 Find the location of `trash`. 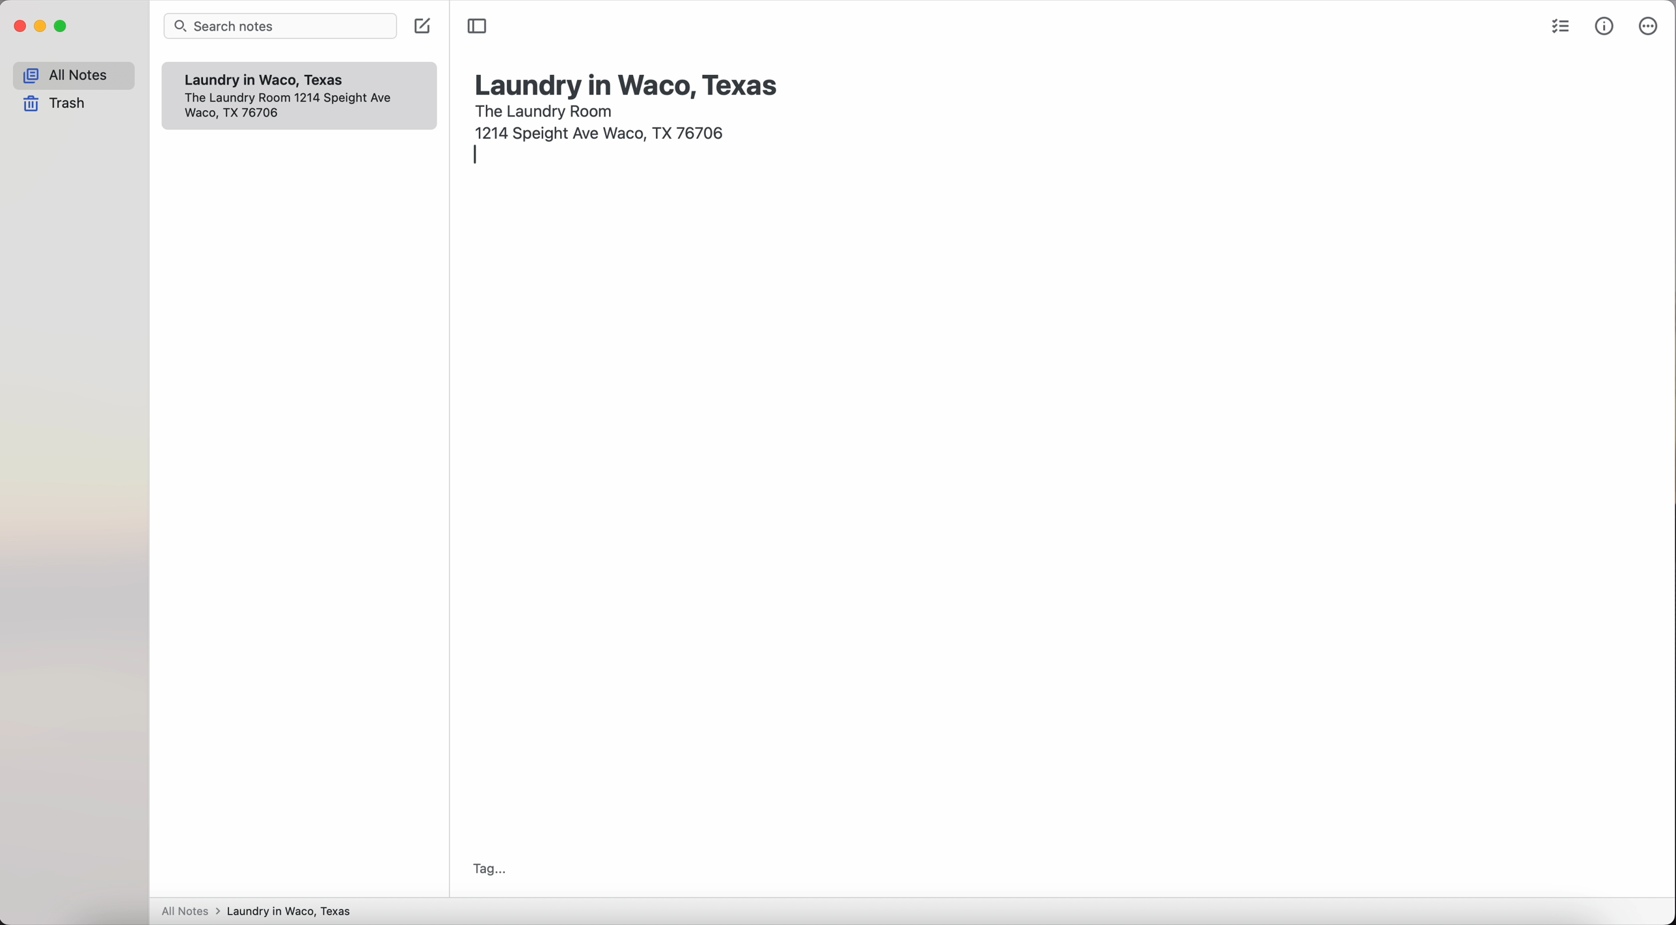

trash is located at coordinates (59, 105).